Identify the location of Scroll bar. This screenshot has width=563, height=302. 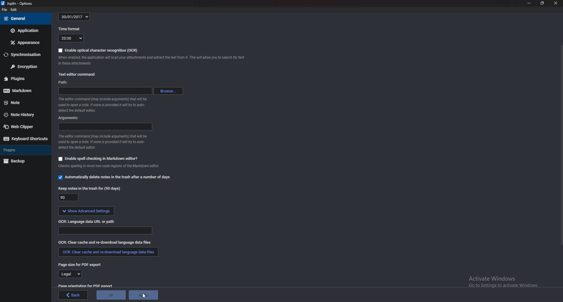
(560, 147).